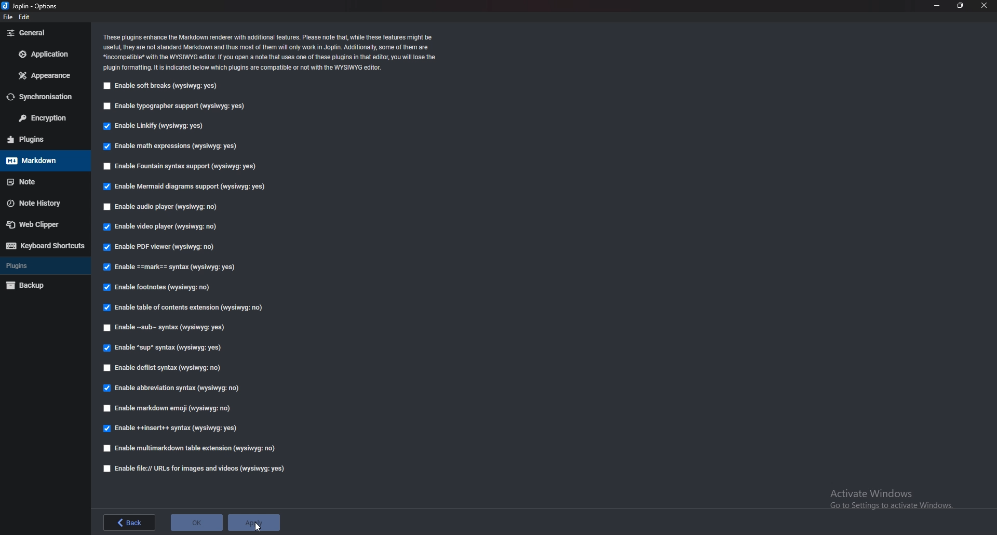 Image resolution: width=997 pixels, height=535 pixels. Describe the element at coordinates (41, 286) in the screenshot. I see `Backup` at that location.